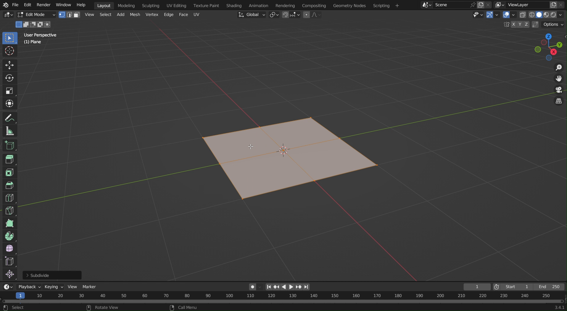 Image resolution: width=567 pixels, height=311 pixels. What do you see at coordinates (509, 16) in the screenshot?
I see `Show Overlays` at bounding box center [509, 16].